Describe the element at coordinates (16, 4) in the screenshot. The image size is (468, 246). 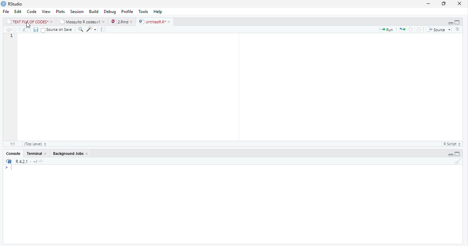
I see `RStudio` at that location.